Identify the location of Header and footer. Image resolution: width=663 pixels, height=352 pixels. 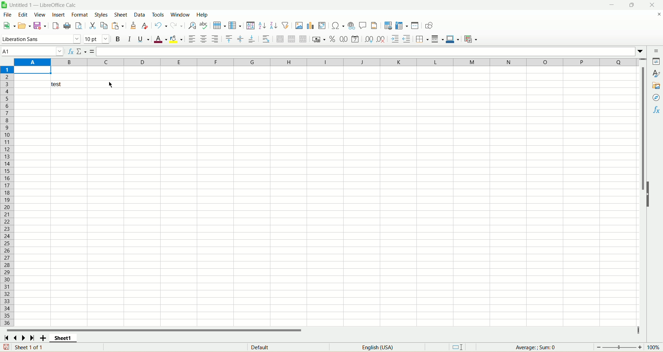
(374, 25).